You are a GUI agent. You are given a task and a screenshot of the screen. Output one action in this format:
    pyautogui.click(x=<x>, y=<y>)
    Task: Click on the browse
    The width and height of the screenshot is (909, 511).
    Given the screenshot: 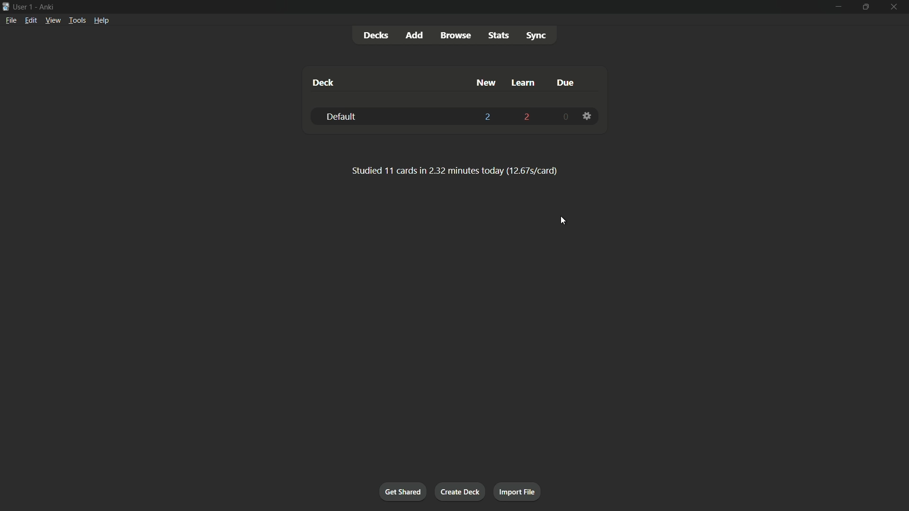 What is the action you would take?
    pyautogui.click(x=455, y=35)
    